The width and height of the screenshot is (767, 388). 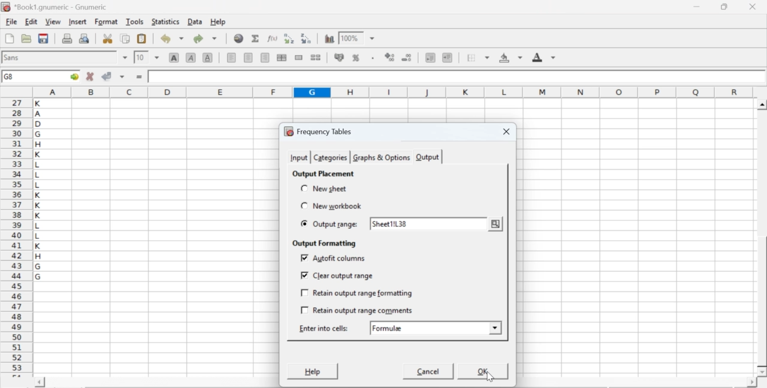 What do you see at coordinates (496, 223) in the screenshot?
I see `more` at bounding box center [496, 223].